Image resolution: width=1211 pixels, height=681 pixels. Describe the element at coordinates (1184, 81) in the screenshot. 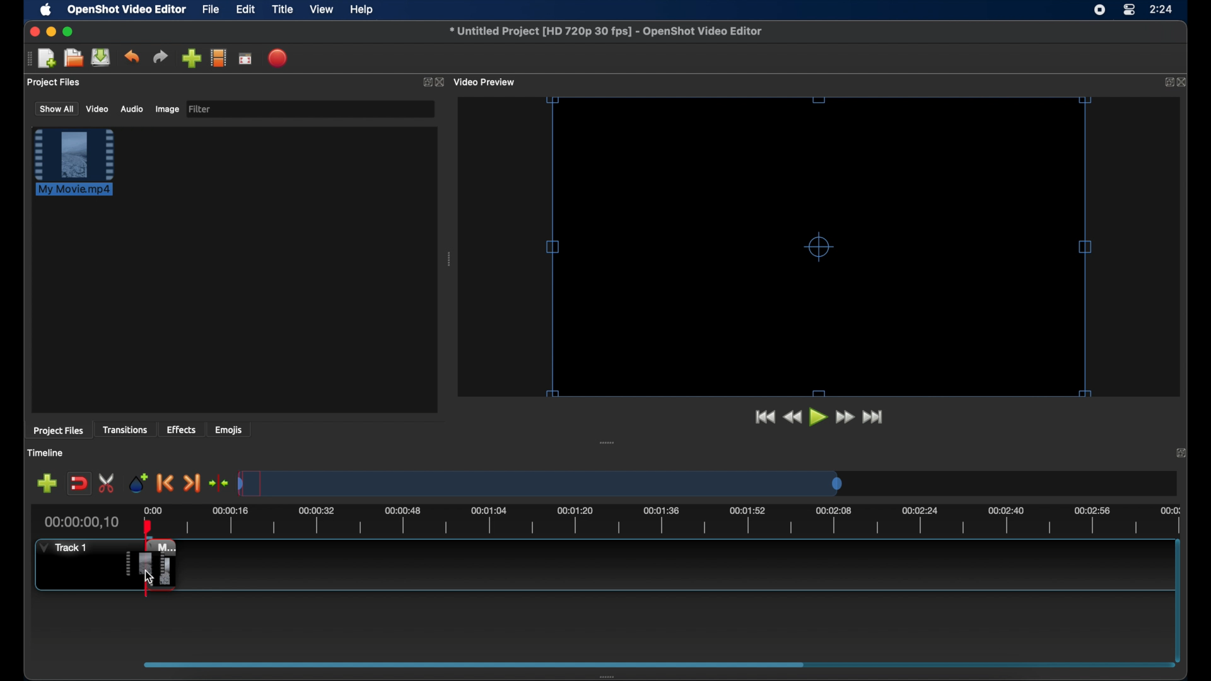

I see `close` at that location.